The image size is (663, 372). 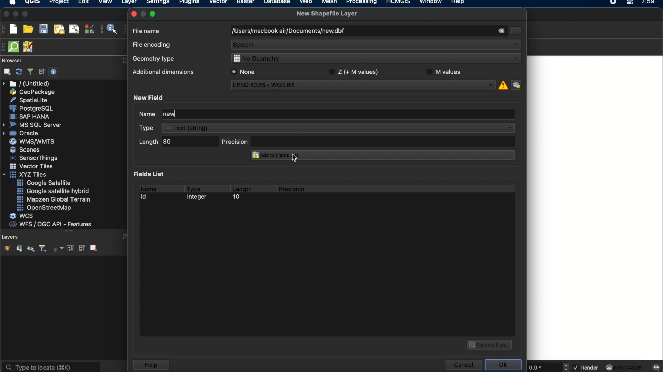 What do you see at coordinates (28, 29) in the screenshot?
I see `open project` at bounding box center [28, 29].